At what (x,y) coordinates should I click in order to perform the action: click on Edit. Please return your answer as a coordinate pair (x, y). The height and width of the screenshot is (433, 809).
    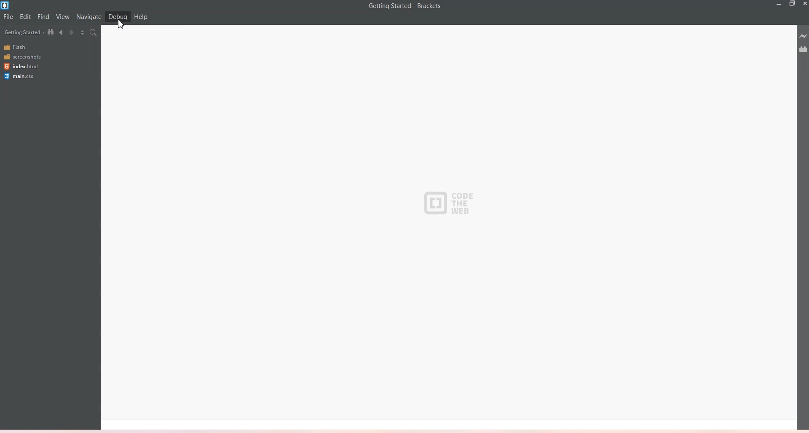
    Looking at the image, I should click on (26, 17).